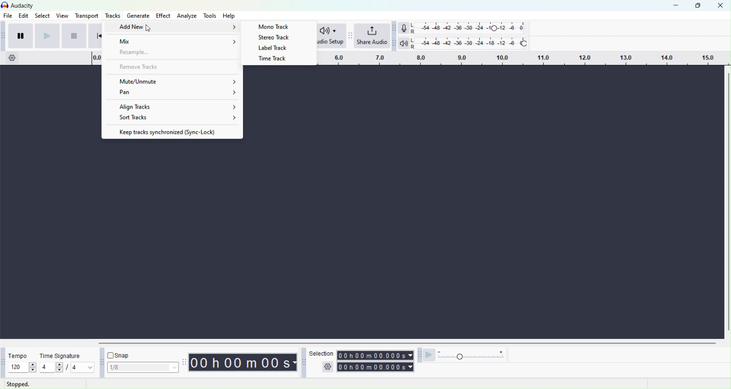 This screenshot has height=389, width=731. I want to click on Audacity selection toolbar, so click(303, 362).